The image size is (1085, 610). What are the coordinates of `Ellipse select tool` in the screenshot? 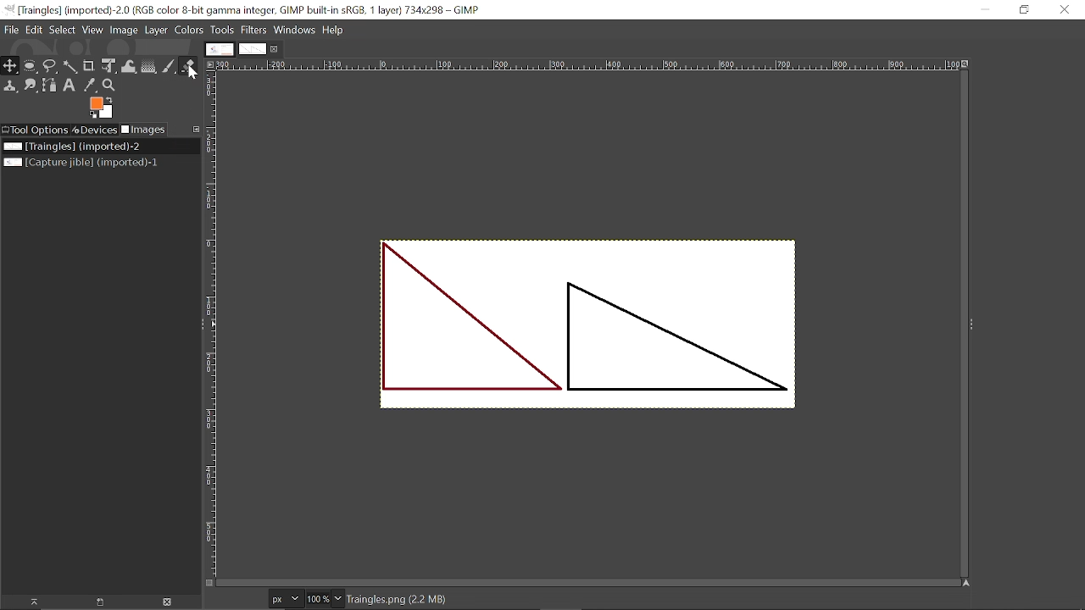 It's located at (30, 66).